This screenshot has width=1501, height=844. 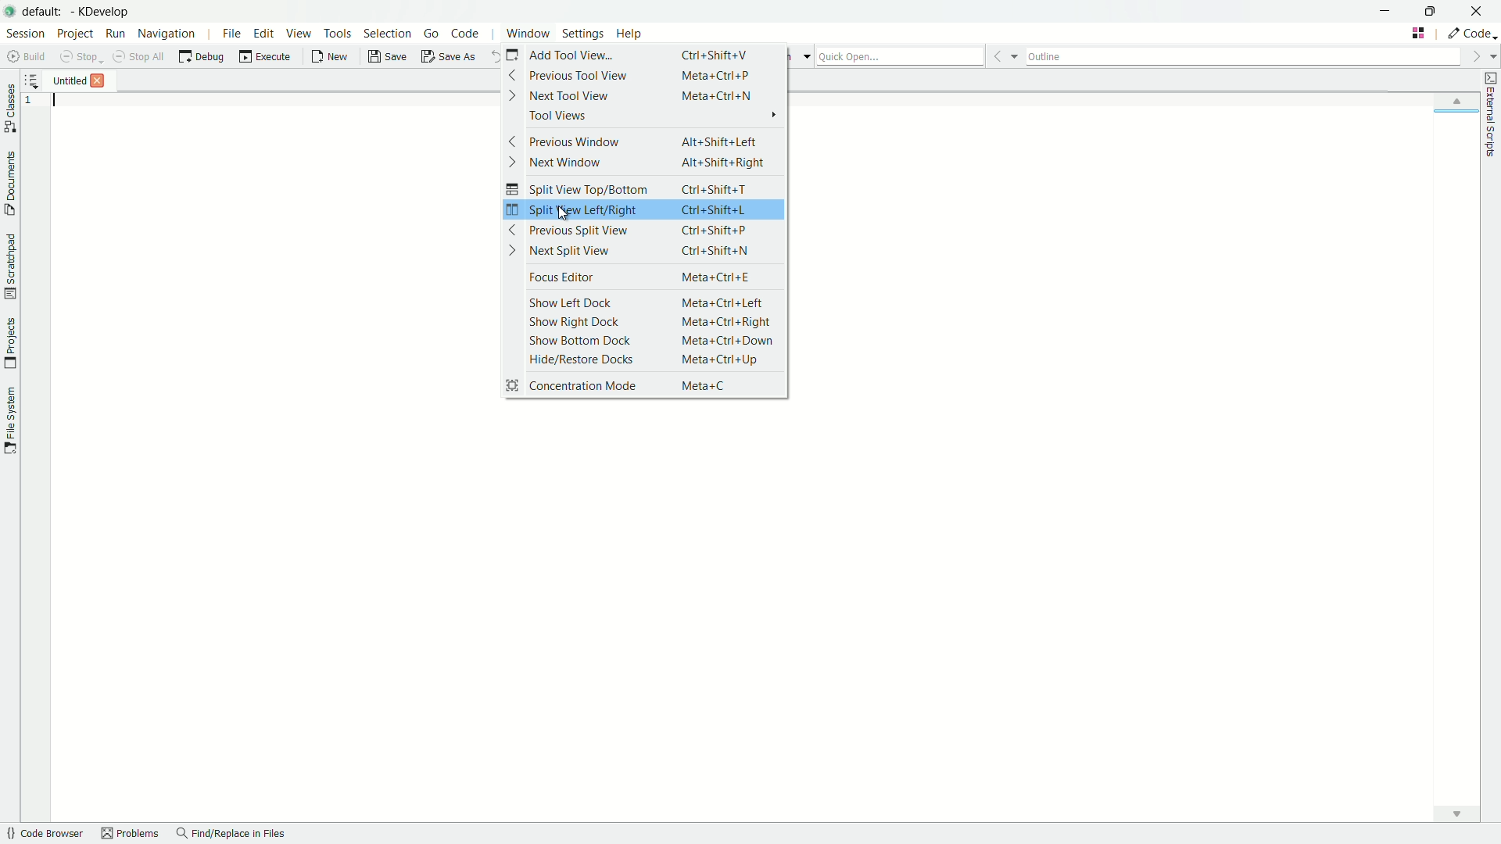 What do you see at coordinates (25, 34) in the screenshot?
I see `session menu` at bounding box center [25, 34].